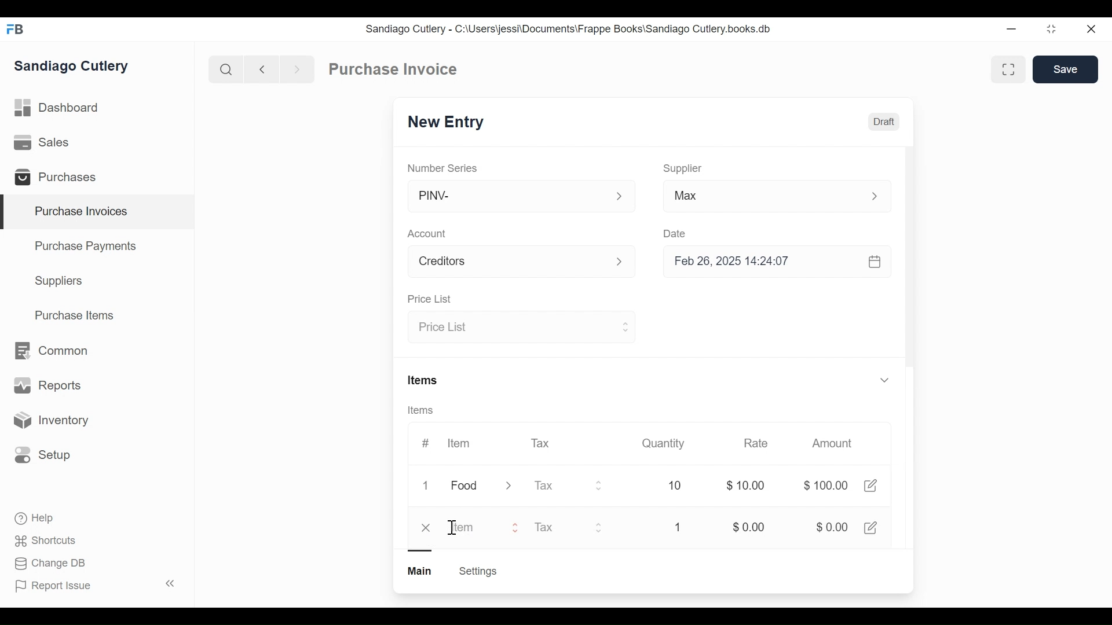  Describe the element at coordinates (1067, 69) in the screenshot. I see `Save` at that location.